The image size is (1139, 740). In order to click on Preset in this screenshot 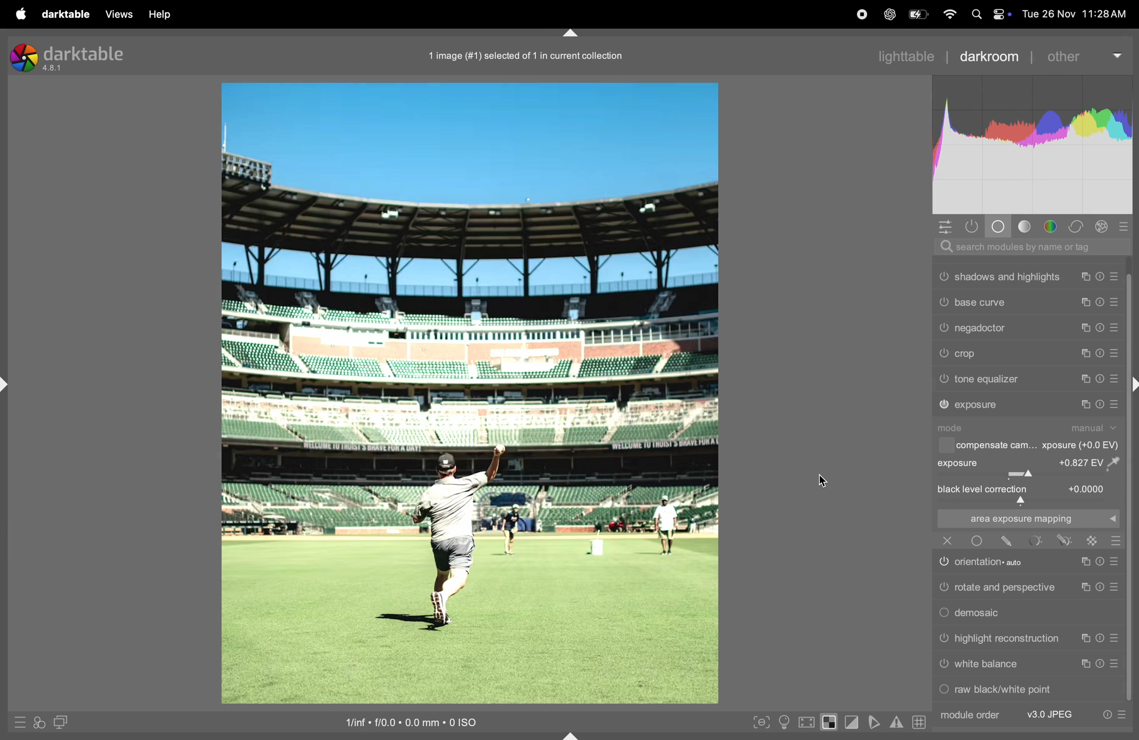, I will do `click(1117, 664)`.